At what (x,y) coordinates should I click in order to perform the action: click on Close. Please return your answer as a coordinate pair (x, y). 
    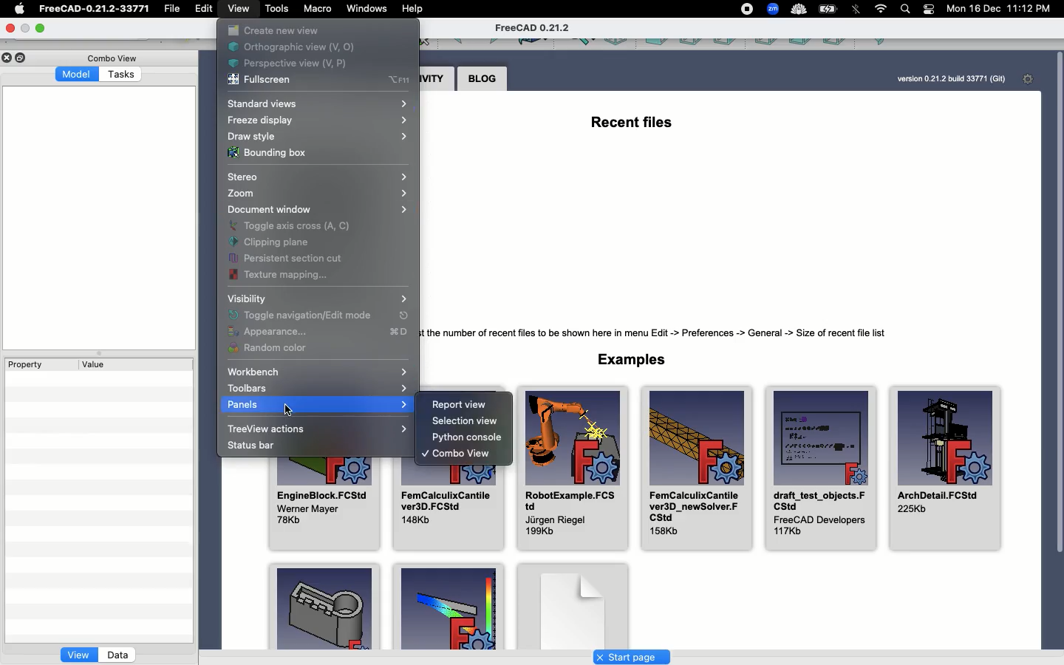
    Looking at the image, I should click on (13, 29).